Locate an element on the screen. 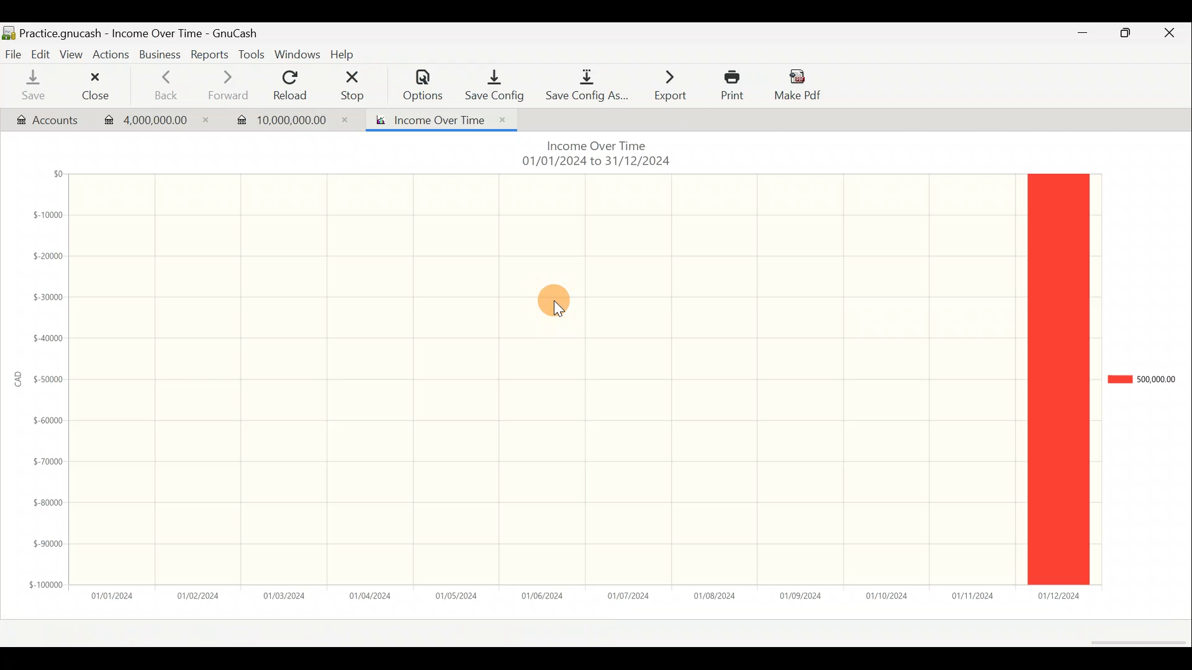 Image resolution: width=1192 pixels, height=670 pixels. Edit is located at coordinates (42, 55).